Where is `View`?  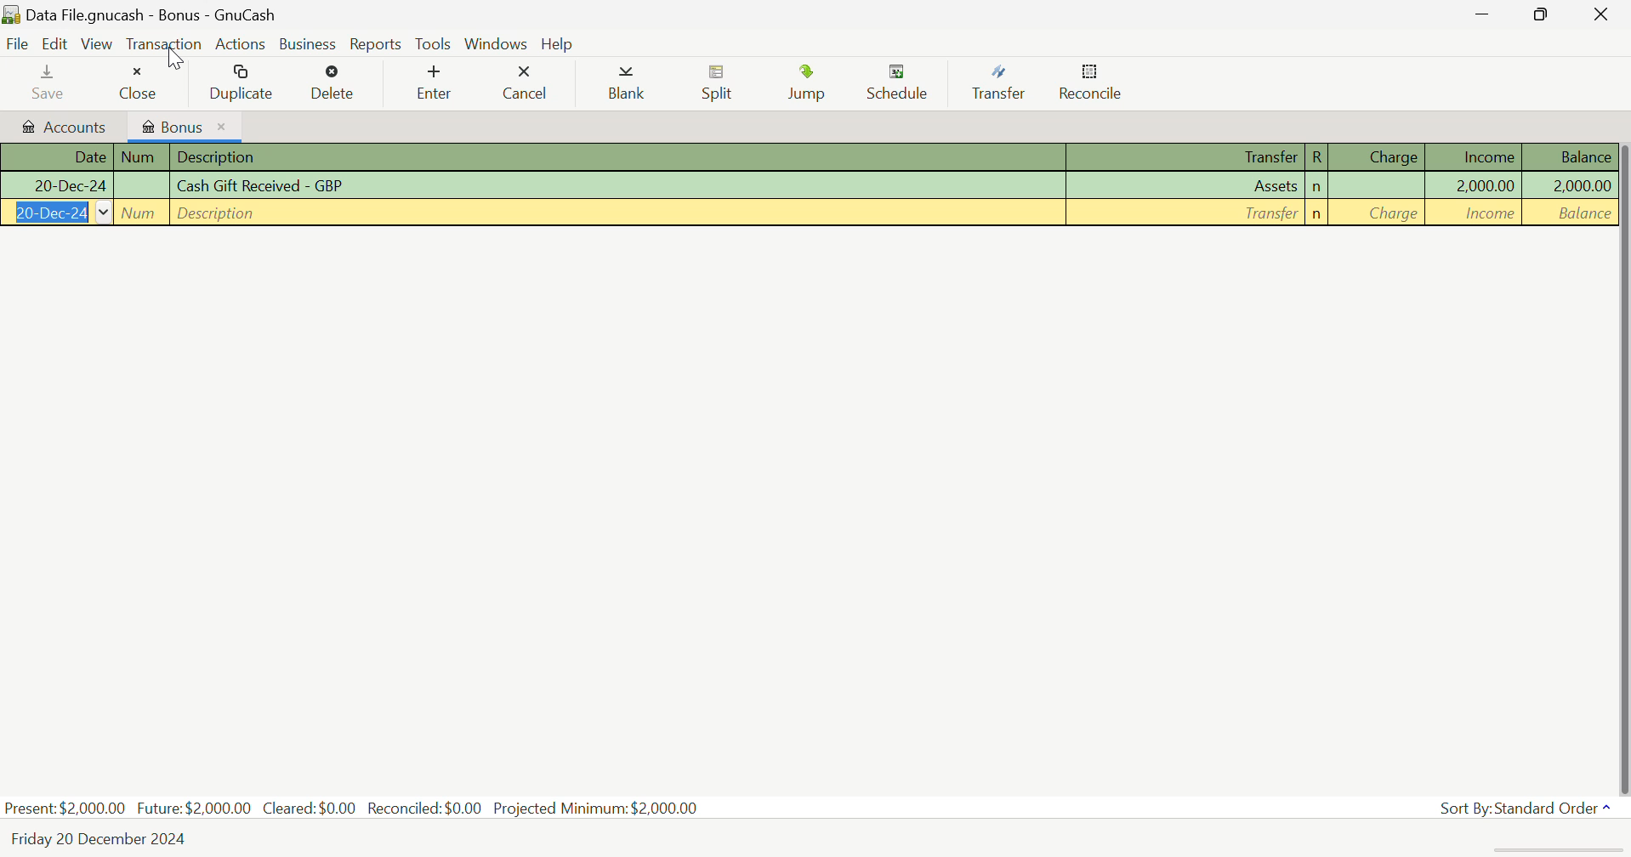
View is located at coordinates (98, 43).